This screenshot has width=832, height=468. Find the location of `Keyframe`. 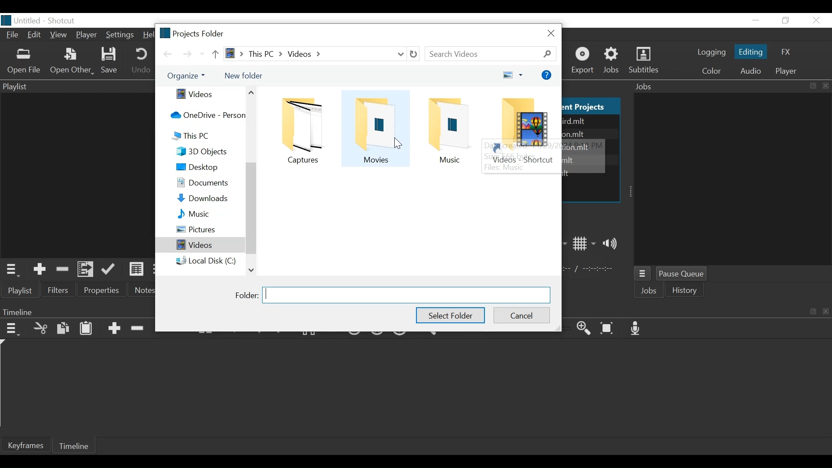

Keyframe is located at coordinates (26, 445).